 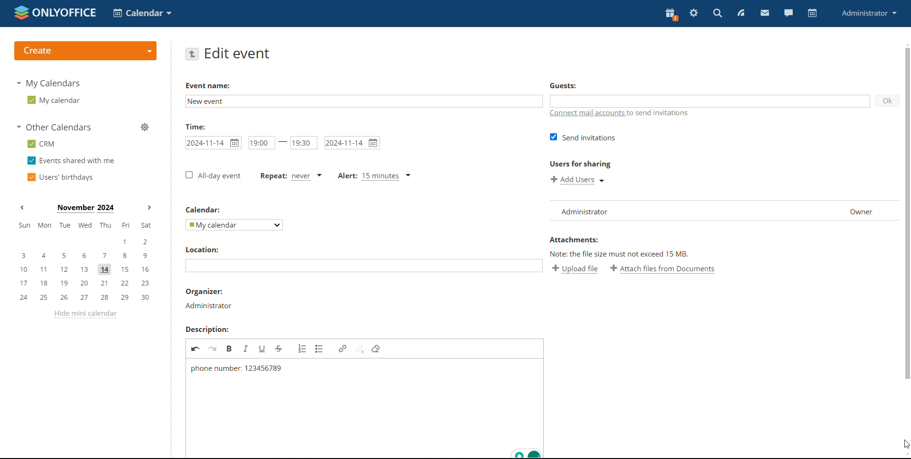 I want to click on cursor, so click(x=897, y=440).